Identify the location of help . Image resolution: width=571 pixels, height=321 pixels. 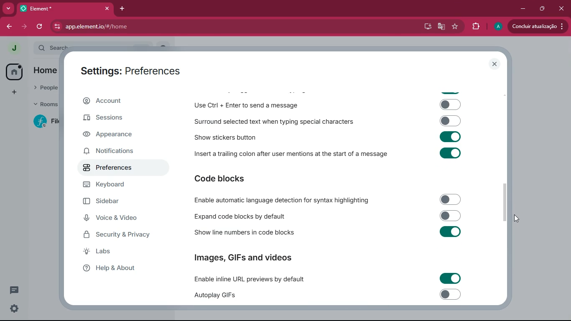
(118, 268).